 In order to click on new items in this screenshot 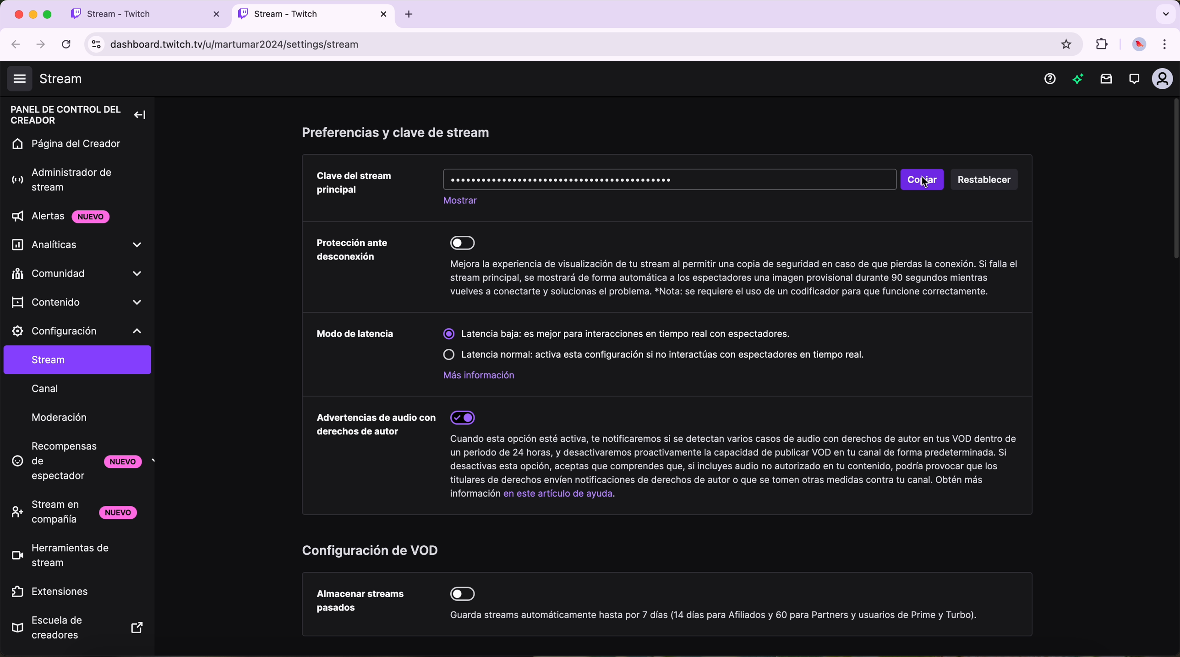, I will do `click(1078, 79)`.